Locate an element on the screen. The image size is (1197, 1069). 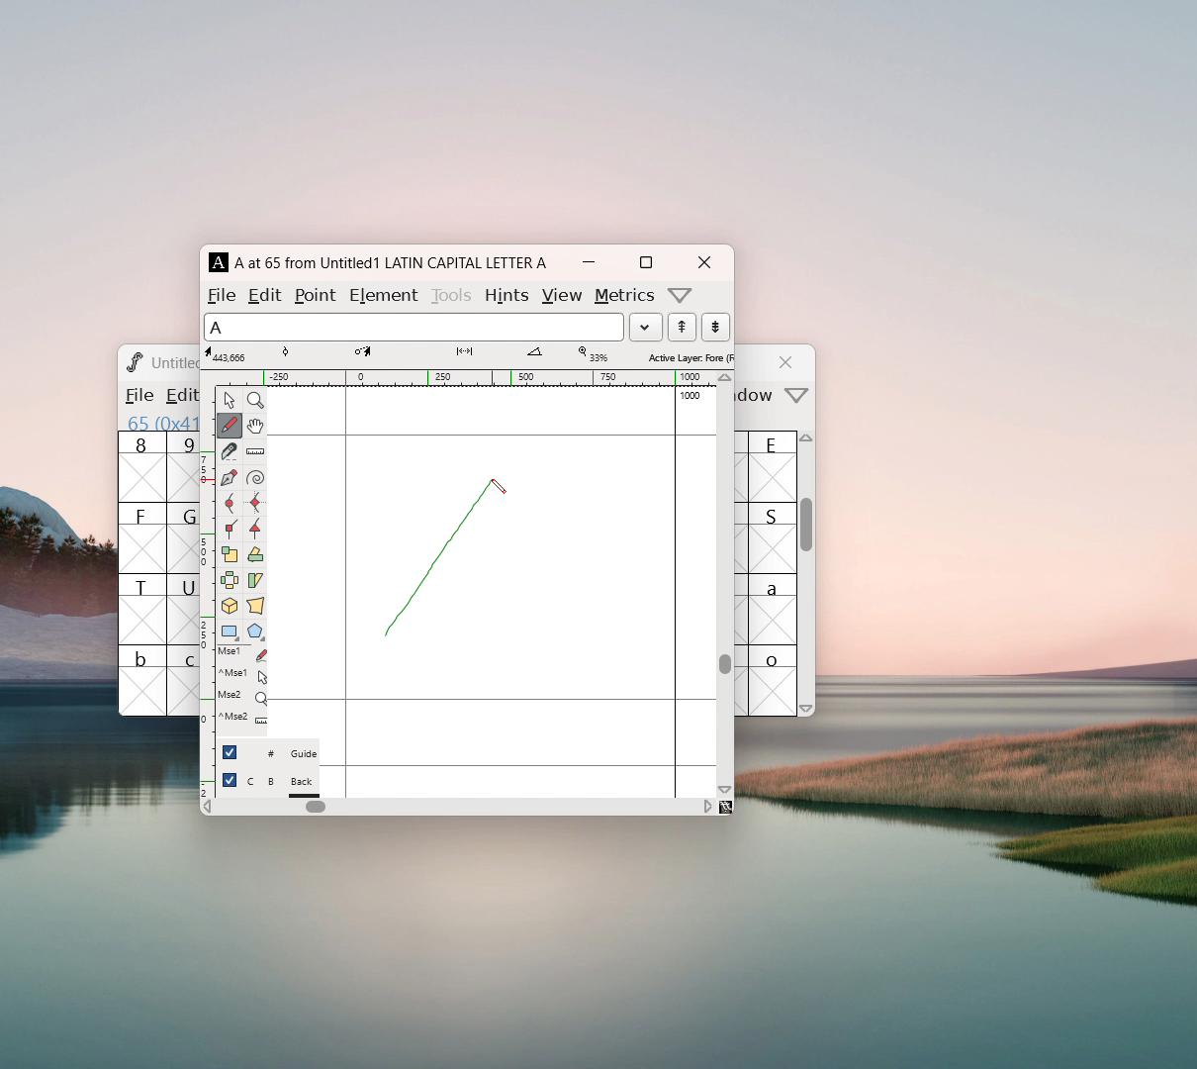
distance from starting point is located at coordinates (465, 355).